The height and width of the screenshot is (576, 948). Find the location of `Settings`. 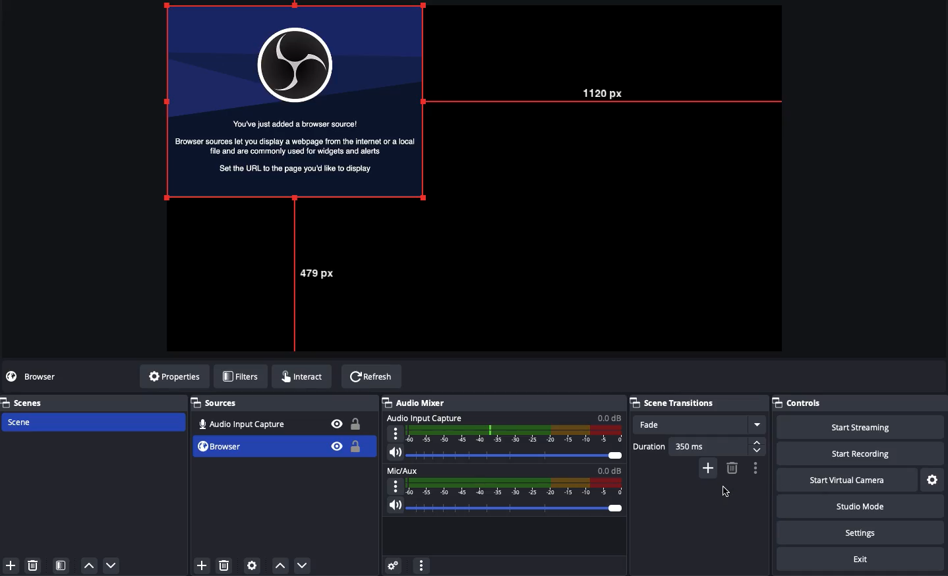

Settings is located at coordinates (932, 480).